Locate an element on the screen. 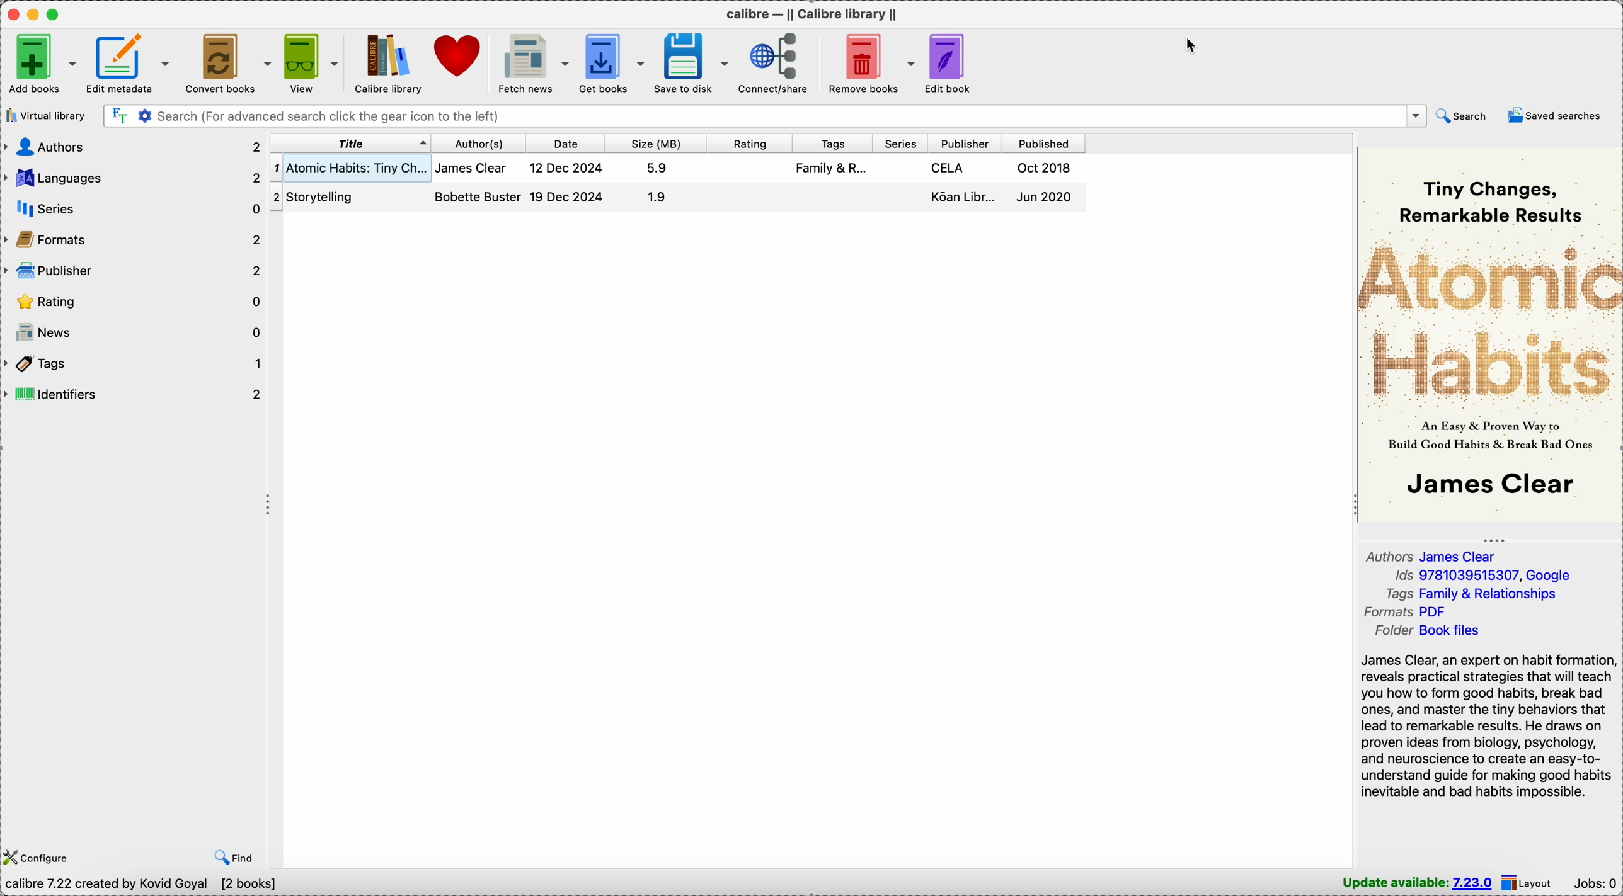  edit metadata is located at coordinates (129, 64).